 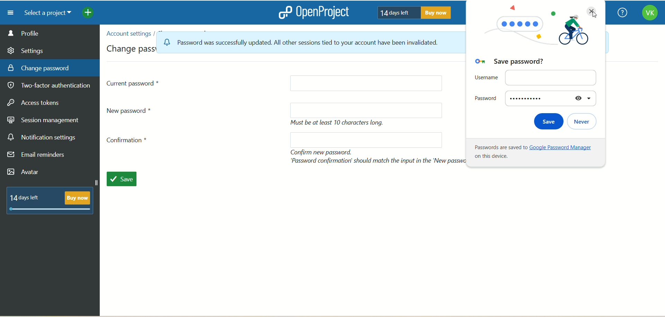 I want to click on change password, so click(x=39, y=67).